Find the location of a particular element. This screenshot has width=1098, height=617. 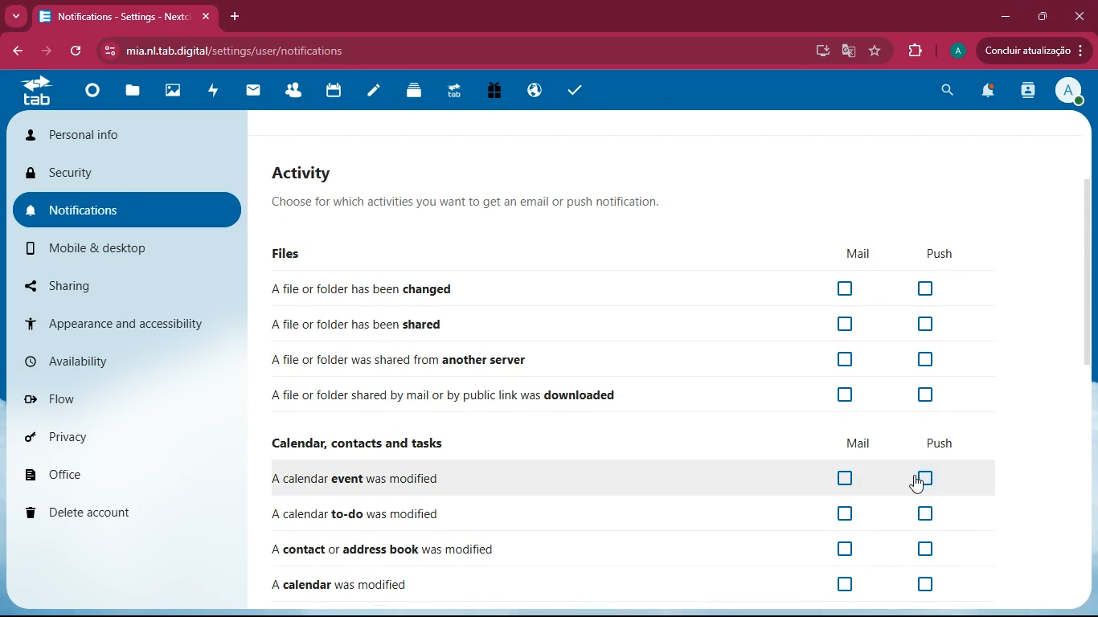

notifications is located at coordinates (129, 207).